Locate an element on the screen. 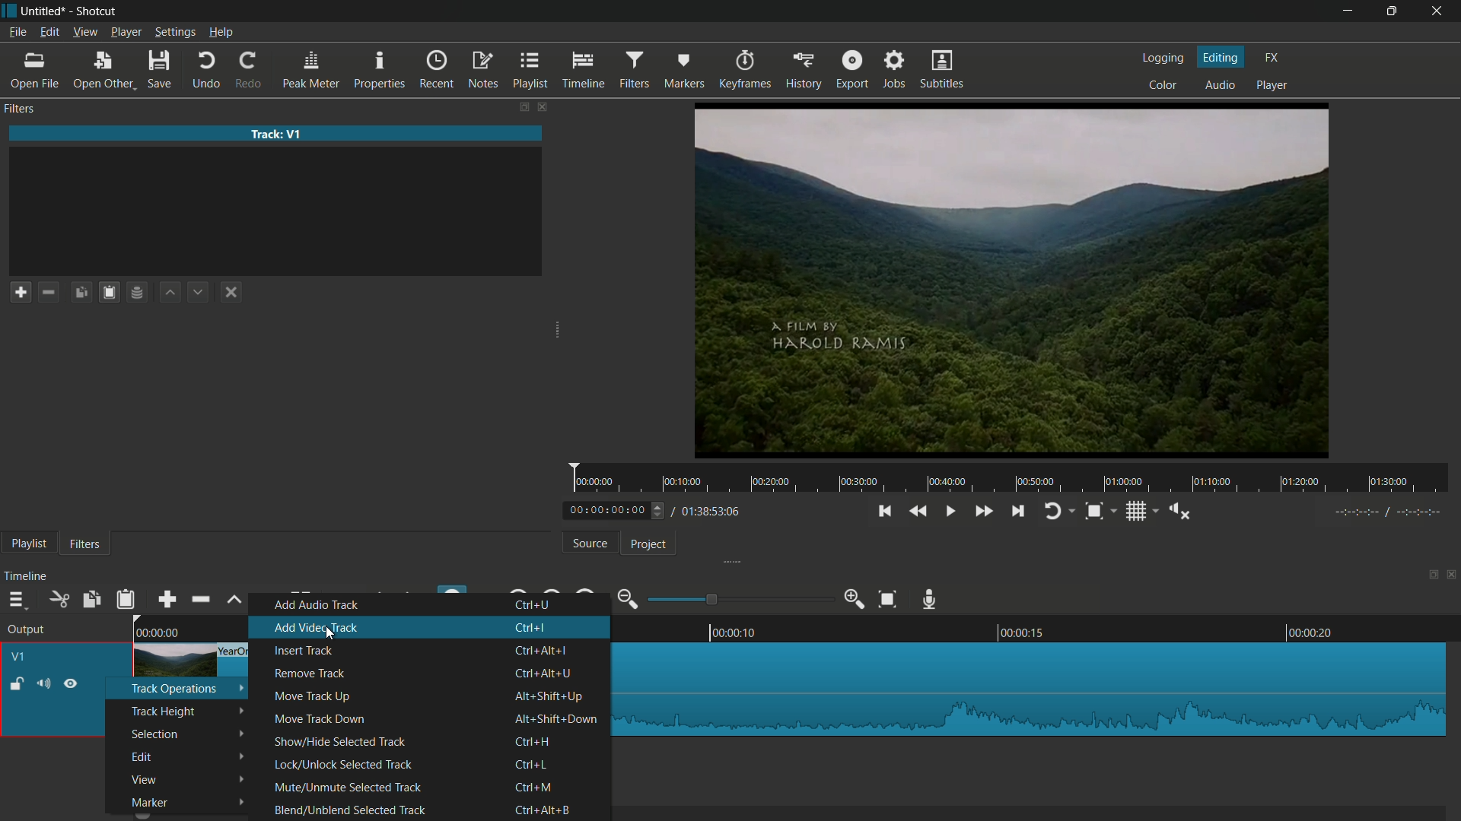 The image size is (1461, 821). playlist is located at coordinates (533, 71).